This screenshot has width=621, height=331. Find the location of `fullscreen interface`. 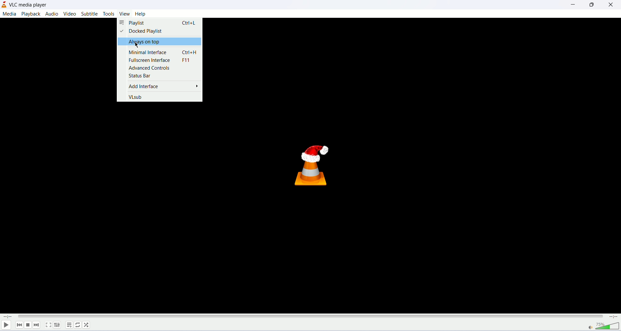

fullscreen interface is located at coordinates (160, 60).